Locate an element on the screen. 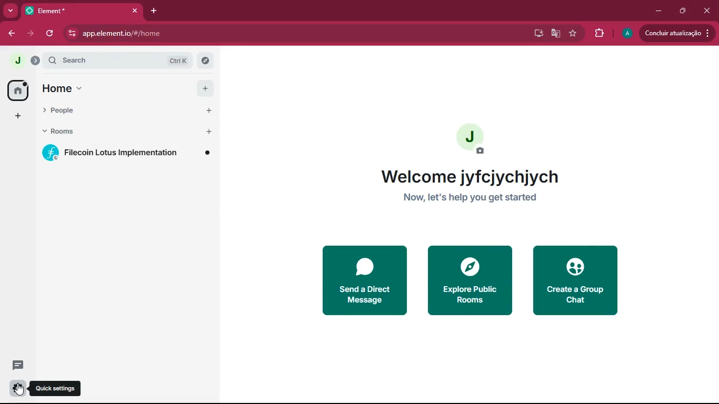  desktop is located at coordinates (537, 33).